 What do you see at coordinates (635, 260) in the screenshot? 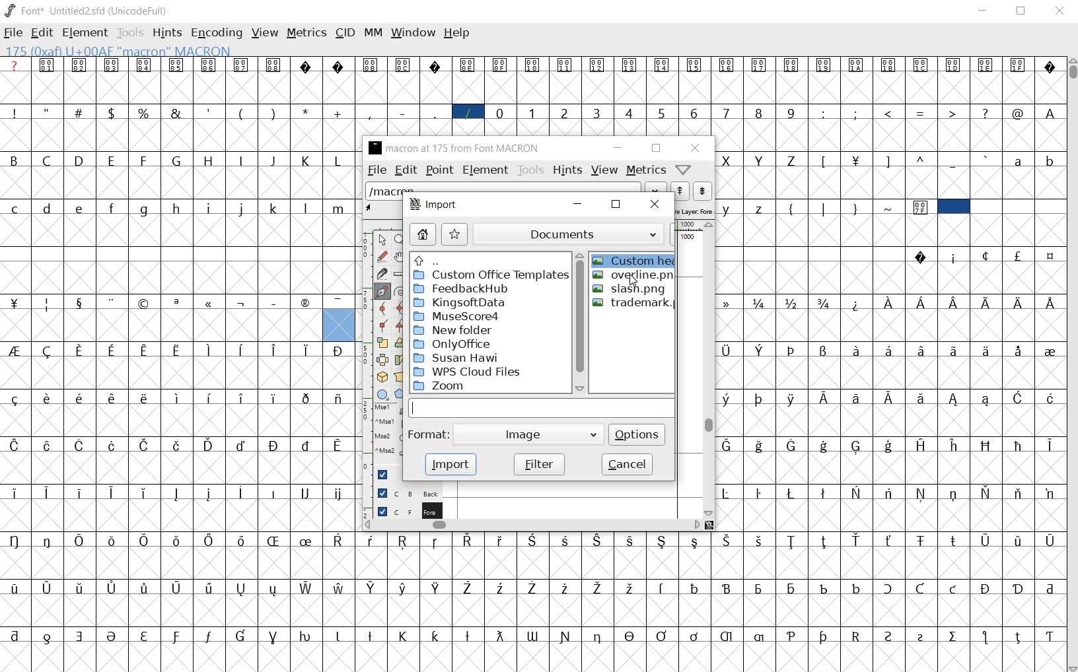
I see `Custom hea` at bounding box center [635, 260].